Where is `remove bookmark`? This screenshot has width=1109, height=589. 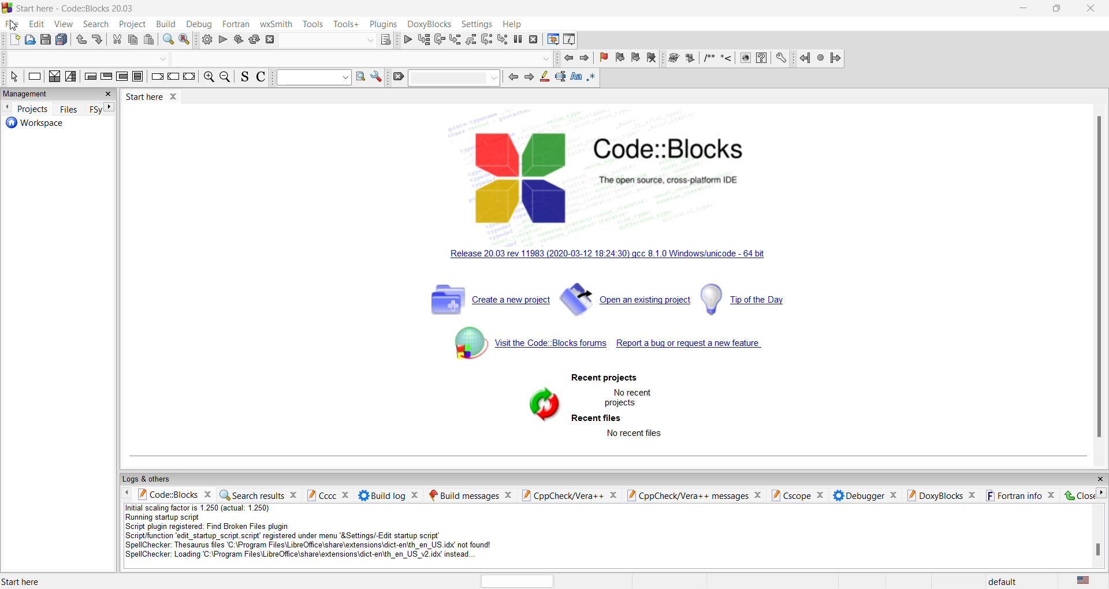 remove bookmark is located at coordinates (601, 58).